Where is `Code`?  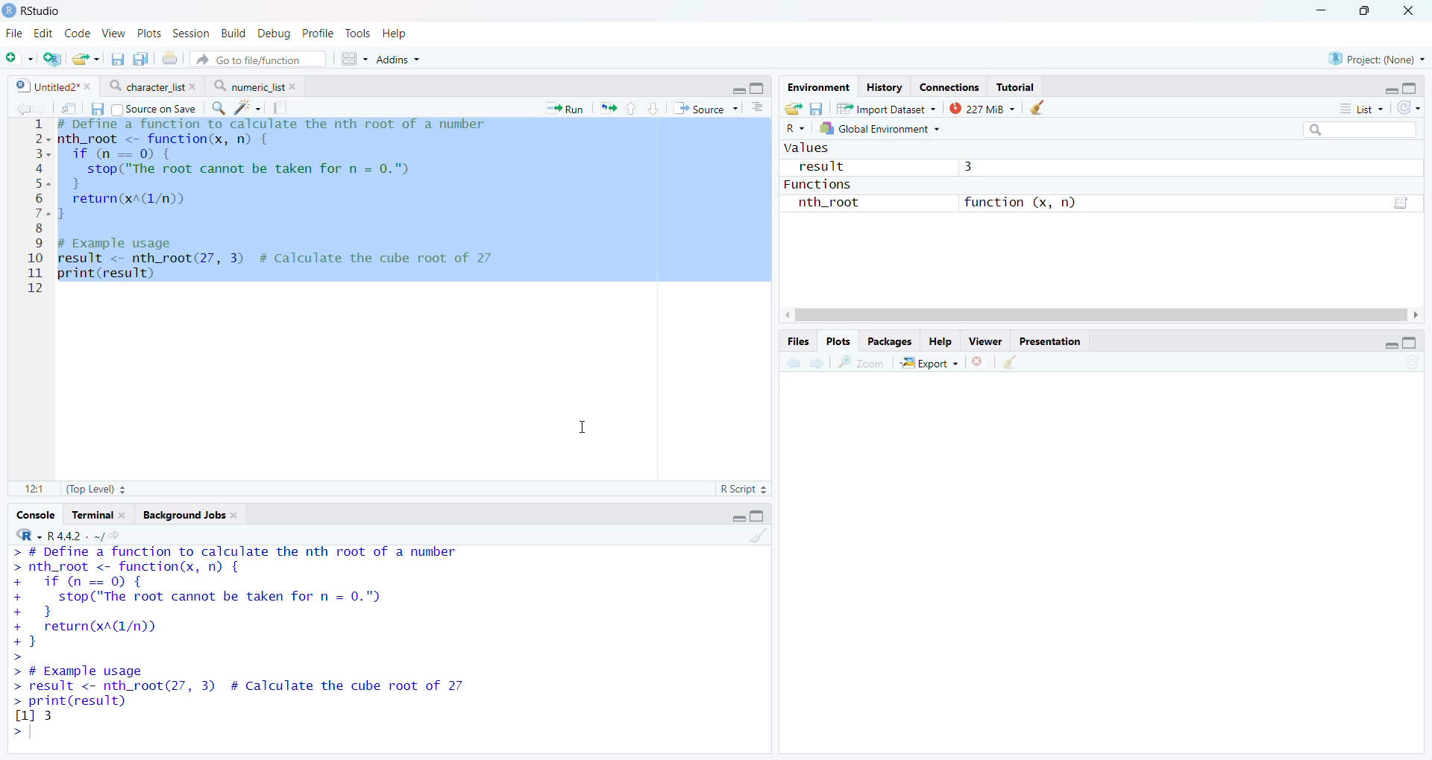 Code is located at coordinates (78, 33).